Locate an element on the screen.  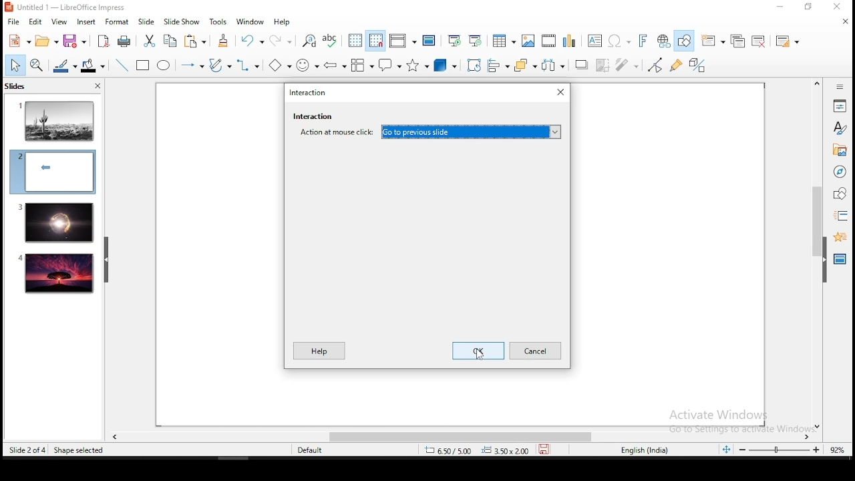
paste is located at coordinates (197, 41).